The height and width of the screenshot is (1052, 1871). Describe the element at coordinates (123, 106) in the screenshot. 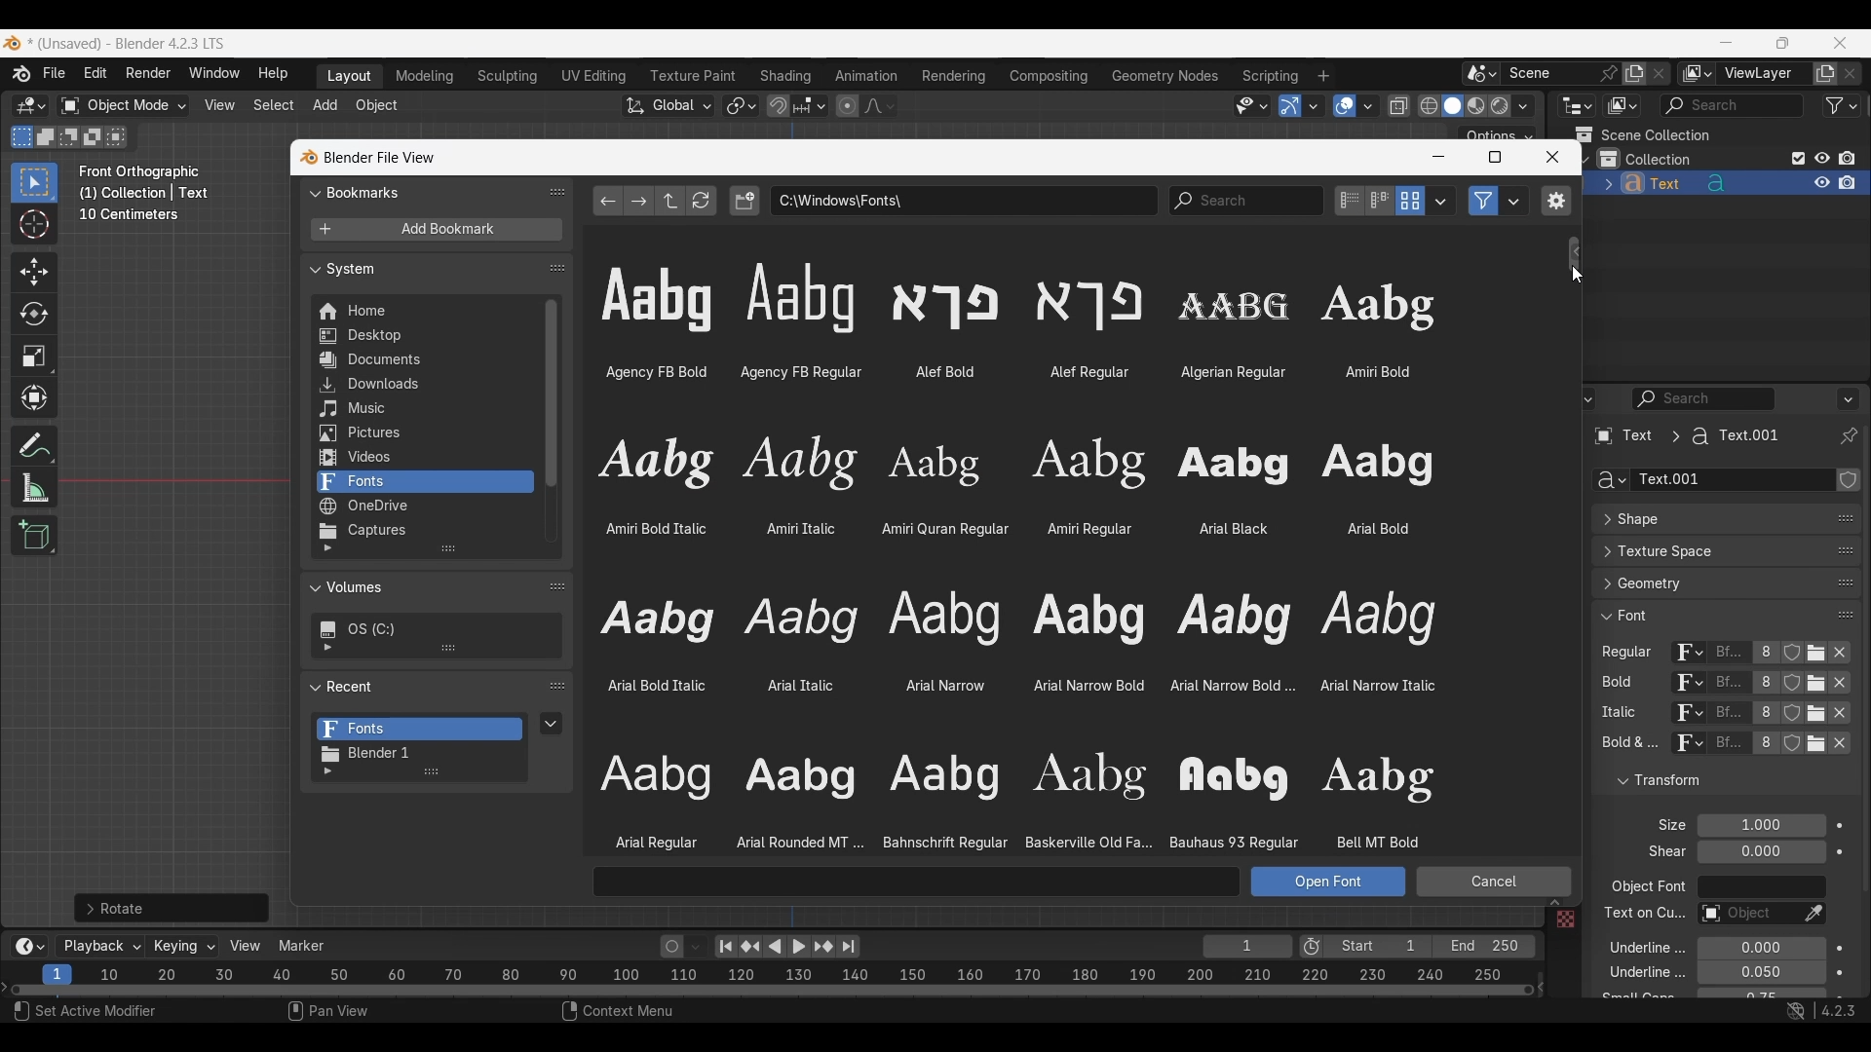

I see `Sets the object interaction mode` at that location.